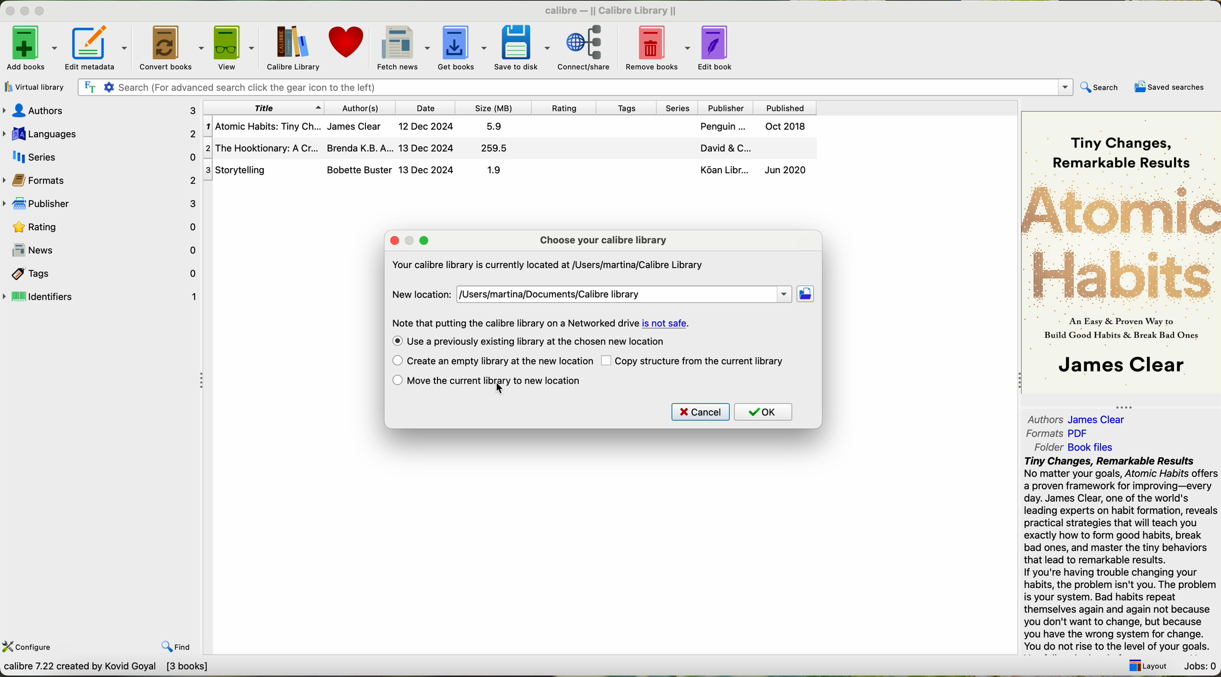 Image resolution: width=1221 pixels, height=677 pixels. Describe the element at coordinates (610, 11) in the screenshot. I see `calibre — || Calibre Library ||` at that location.